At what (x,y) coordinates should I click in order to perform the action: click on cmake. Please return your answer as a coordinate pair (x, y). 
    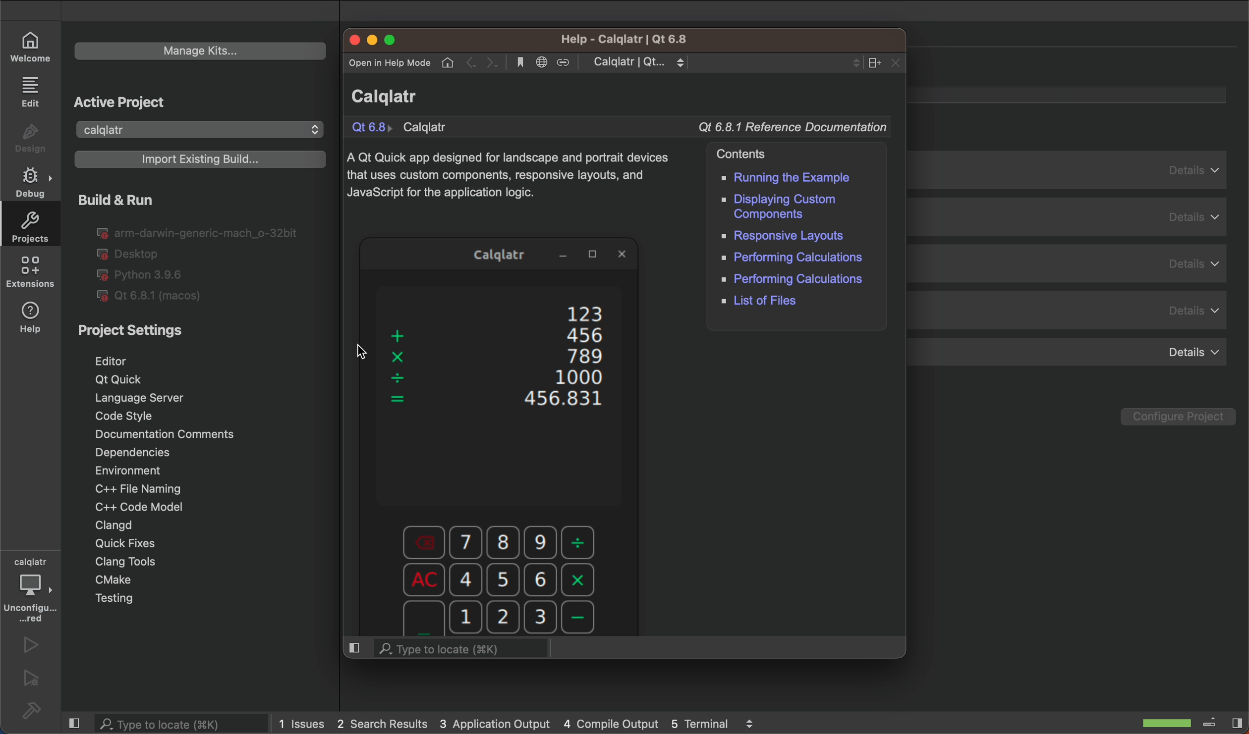
    Looking at the image, I should click on (122, 580).